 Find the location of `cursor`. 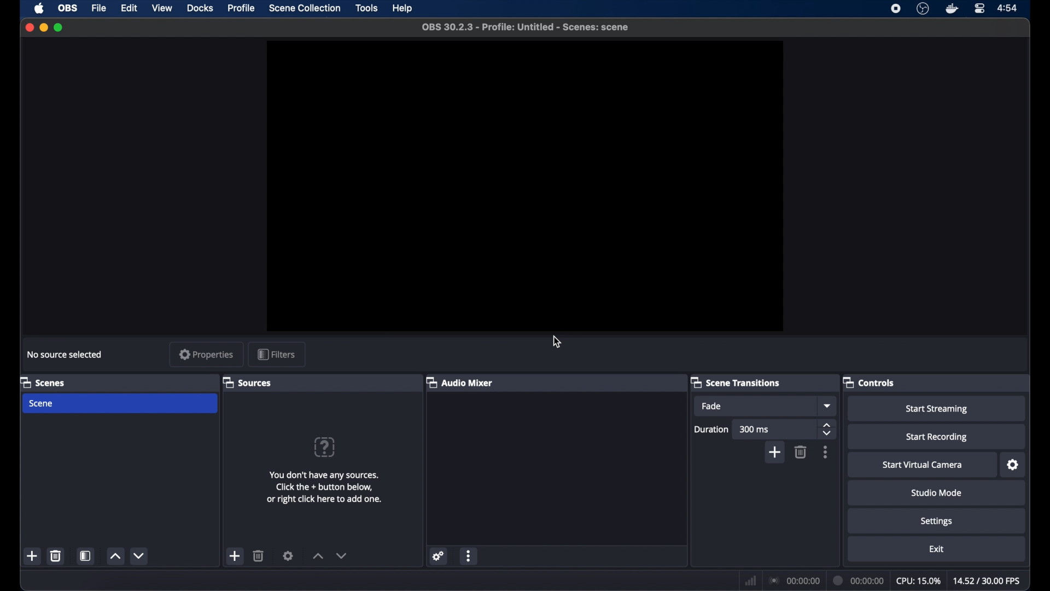

cursor is located at coordinates (555, 342).